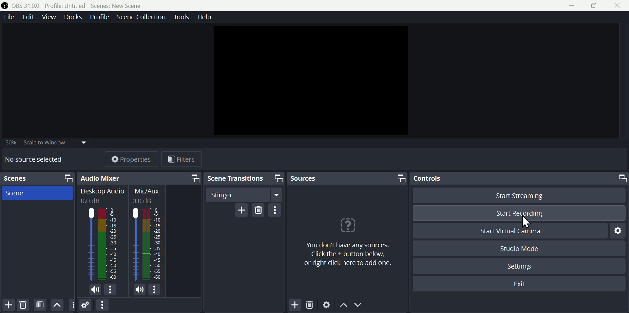 This screenshot has height=313, width=629. What do you see at coordinates (348, 254) in the screenshot?
I see `you don't have any sources.` at bounding box center [348, 254].